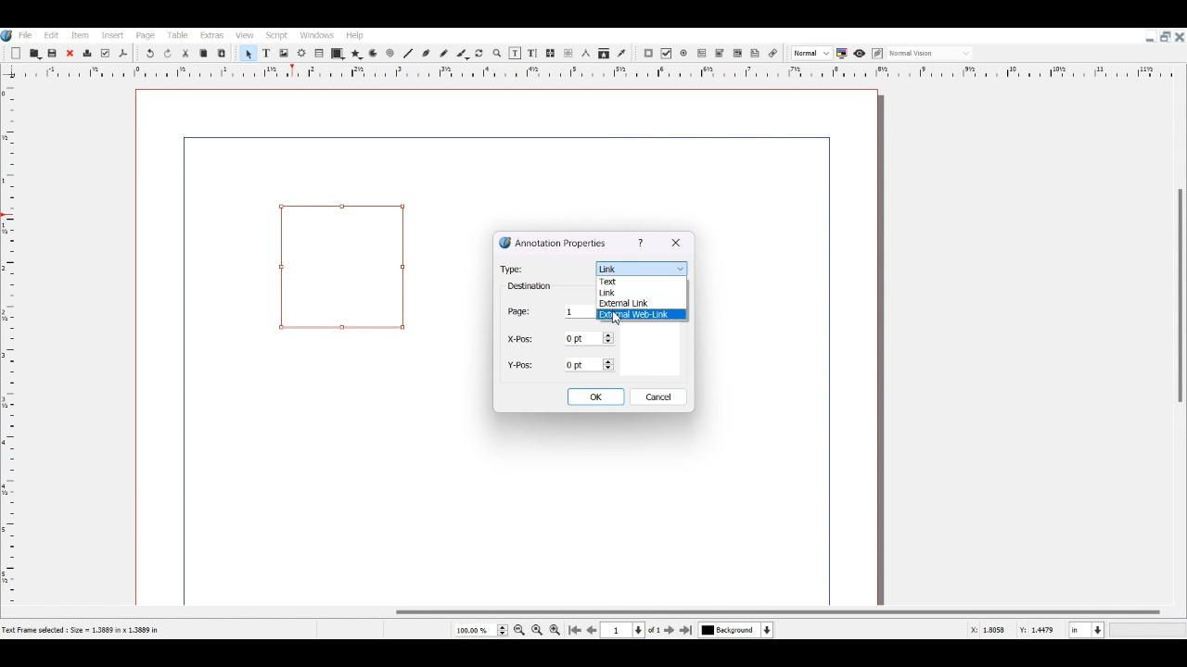 The image size is (1187, 667). I want to click on Link, so click(639, 268).